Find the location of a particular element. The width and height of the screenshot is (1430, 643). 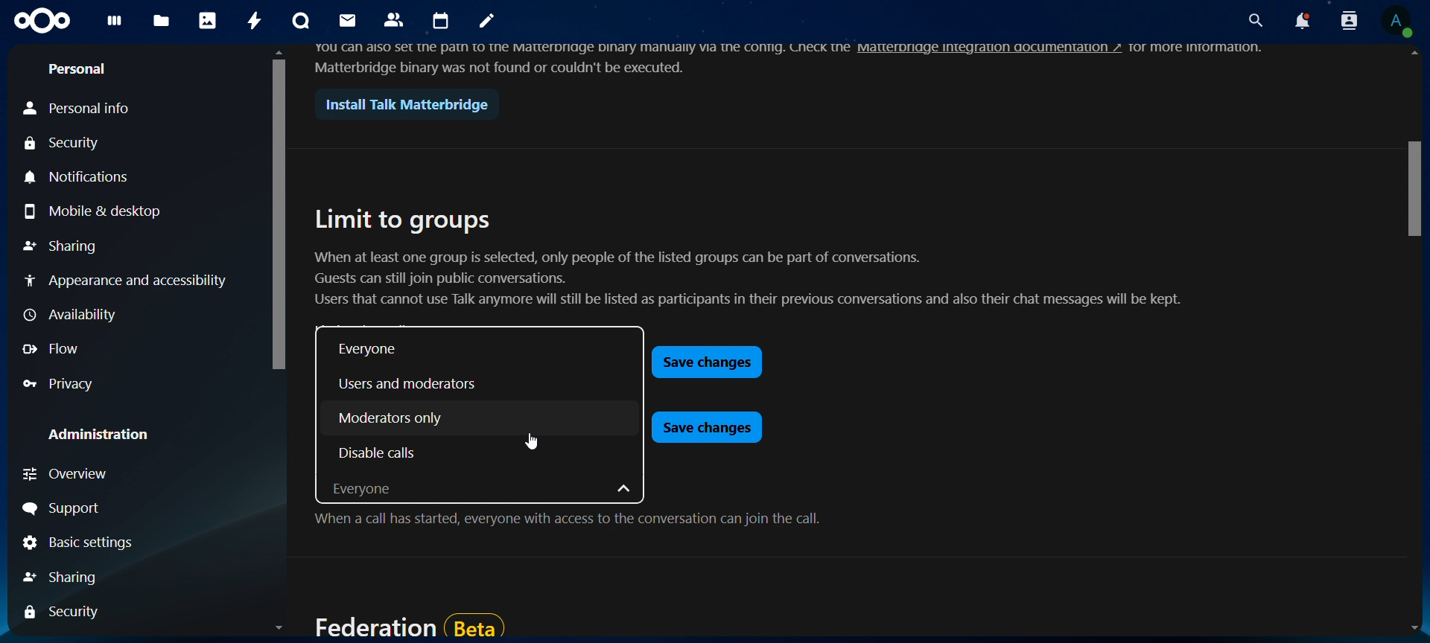

calendar is located at coordinates (442, 21).